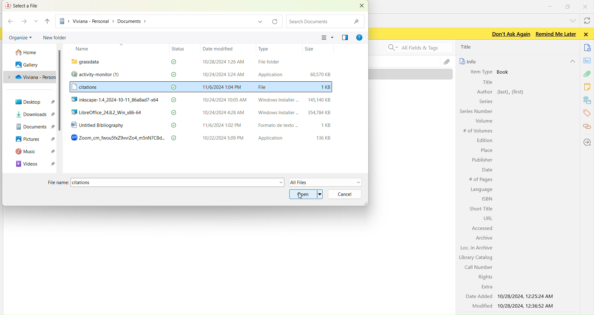 The image size is (594, 315). I want to click on Close, so click(586, 34).